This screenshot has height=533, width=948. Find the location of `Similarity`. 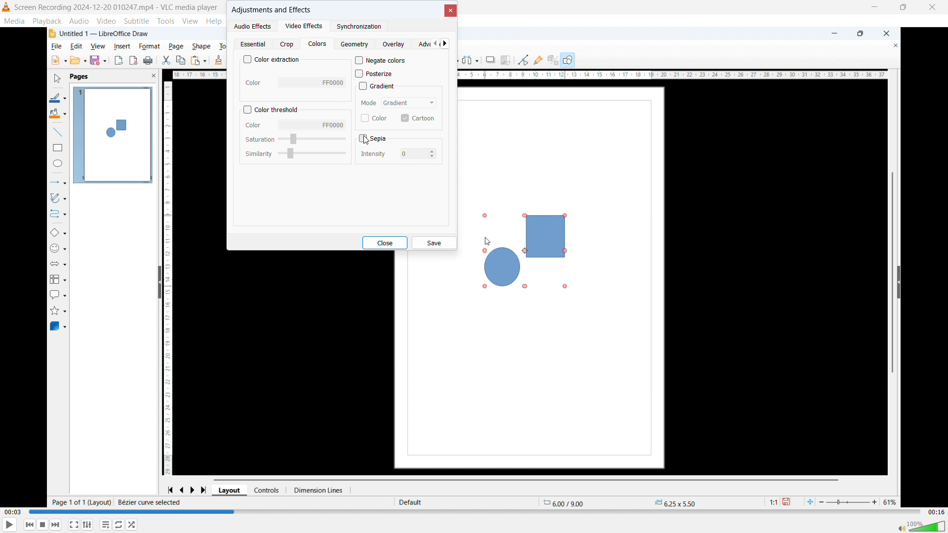

Similarity is located at coordinates (259, 154).